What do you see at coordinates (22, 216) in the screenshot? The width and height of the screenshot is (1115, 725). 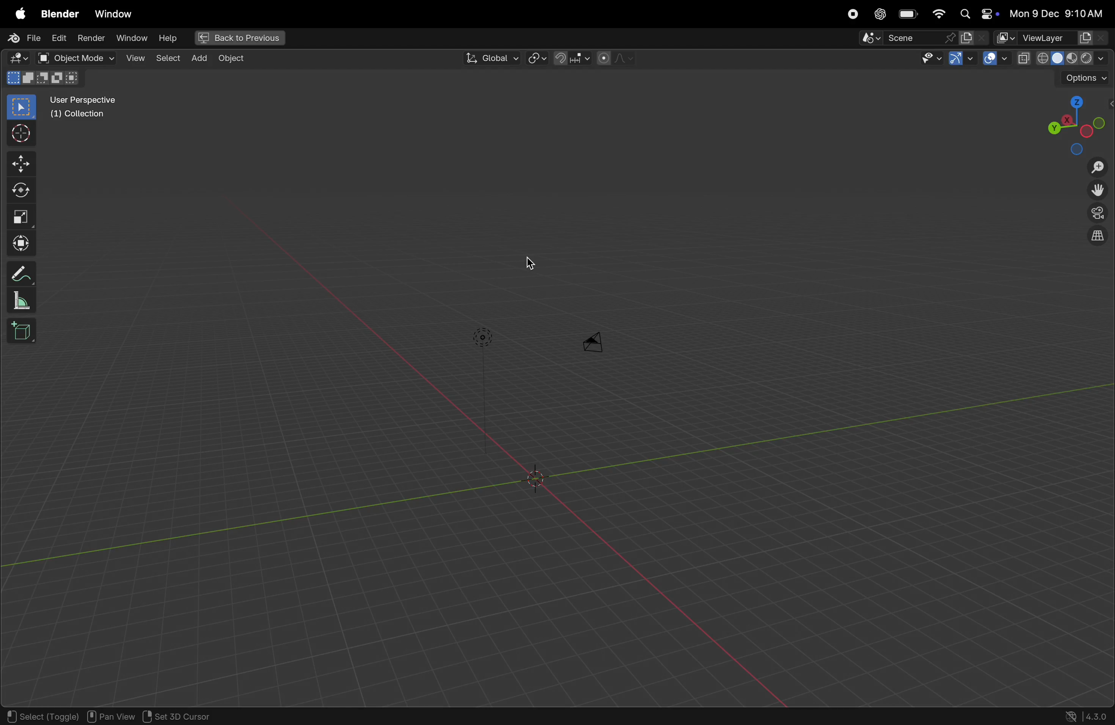 I see `scale` at bounding box center [22, 216].